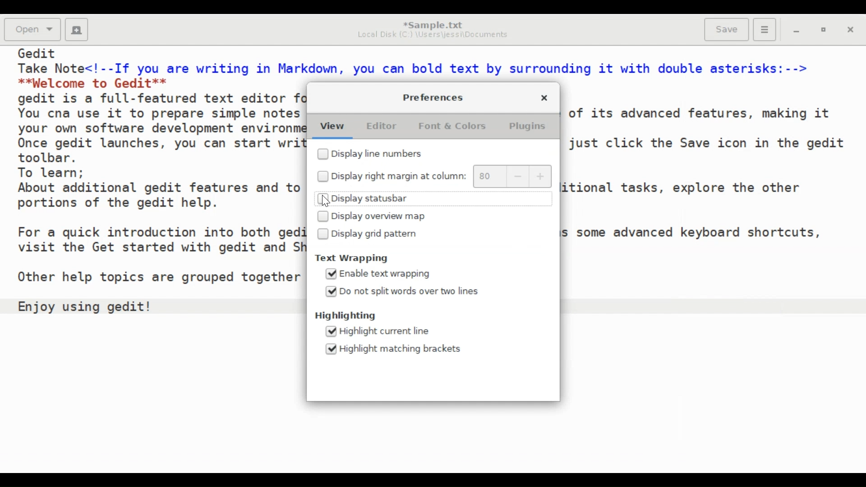 The width and height of the screenshot is (866, 487). What do you see at coordinates (795, 31) in the screenshot?
I see `minimize` at bounding box center [795, 31].